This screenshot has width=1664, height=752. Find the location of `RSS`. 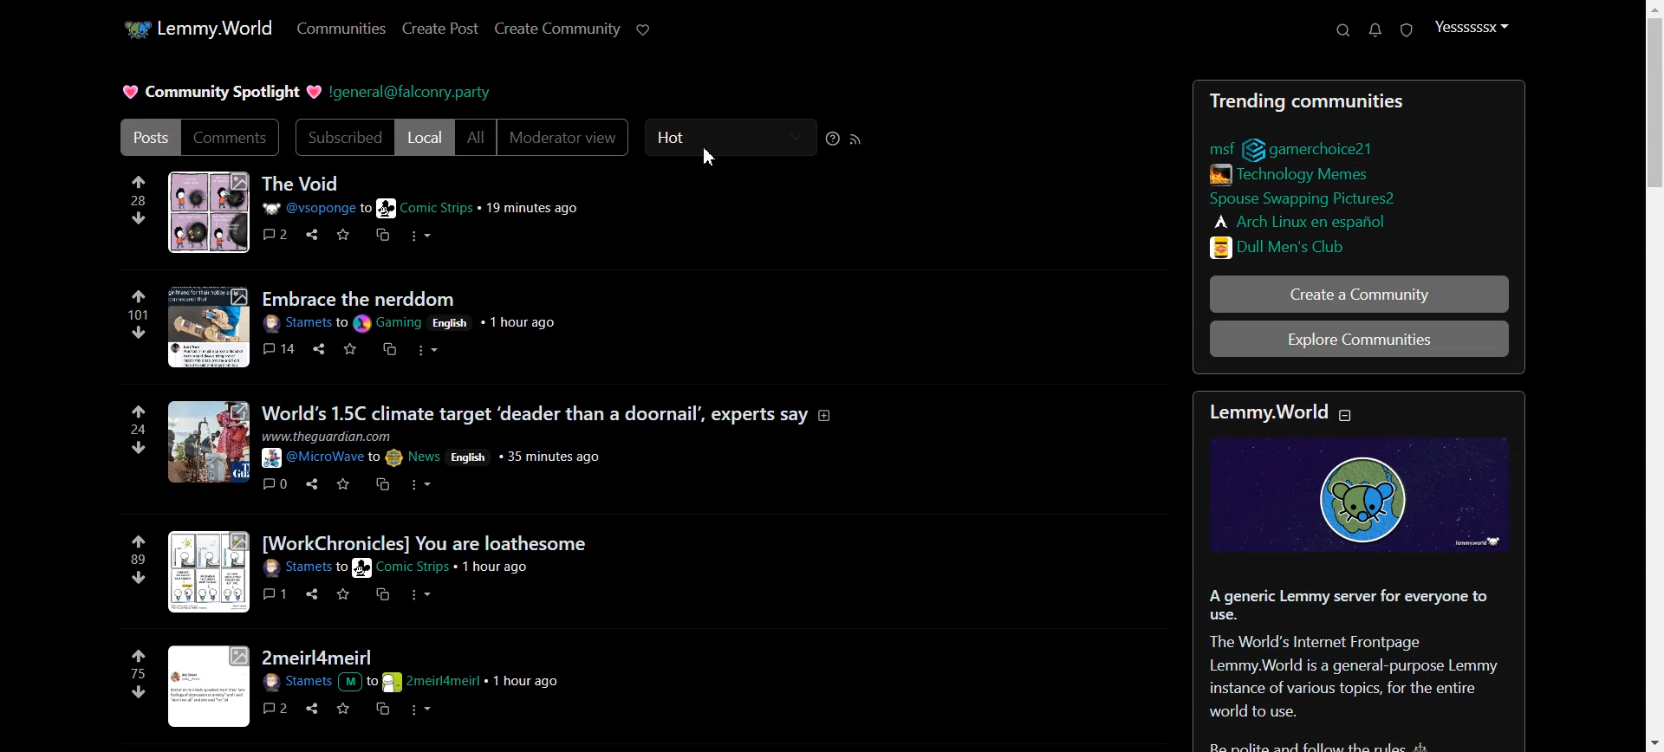

RSS is located at coordinates (856, 139).